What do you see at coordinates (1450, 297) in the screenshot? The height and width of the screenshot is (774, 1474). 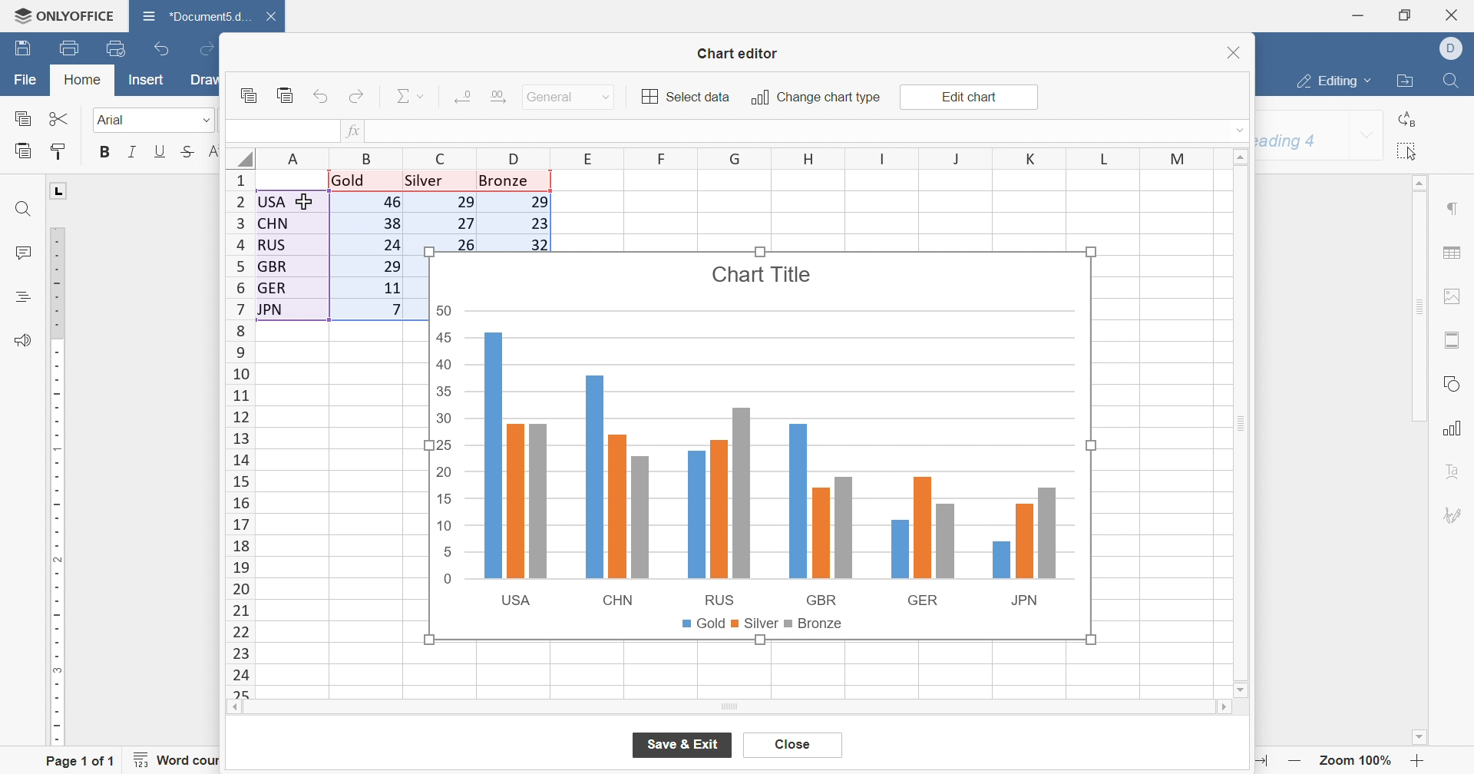 I see `image settings` at bounding box center [1450, 297].